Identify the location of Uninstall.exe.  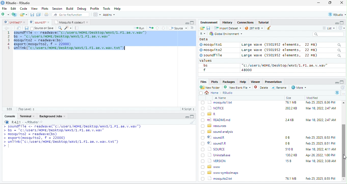
(216, 179).